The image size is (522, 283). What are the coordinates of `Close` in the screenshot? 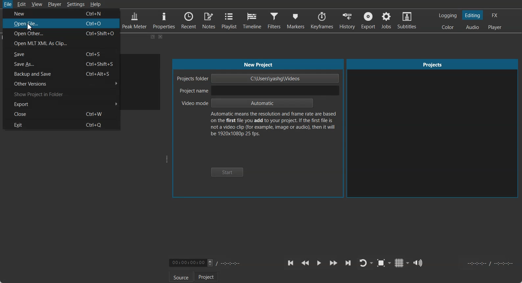 It's located at (161, 37).